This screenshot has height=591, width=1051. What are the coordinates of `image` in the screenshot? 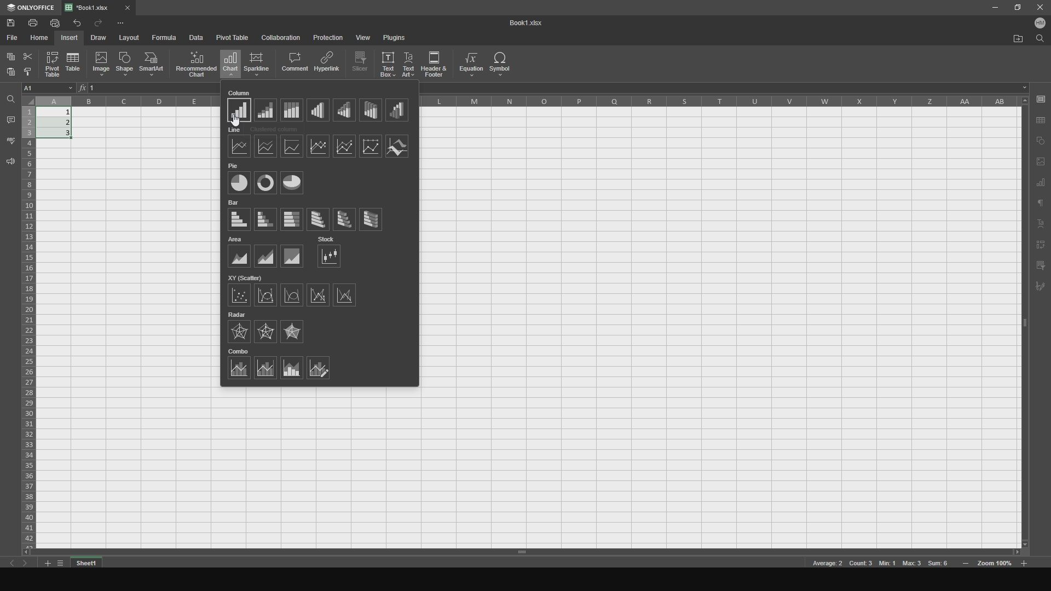 It's located at (99, 65).